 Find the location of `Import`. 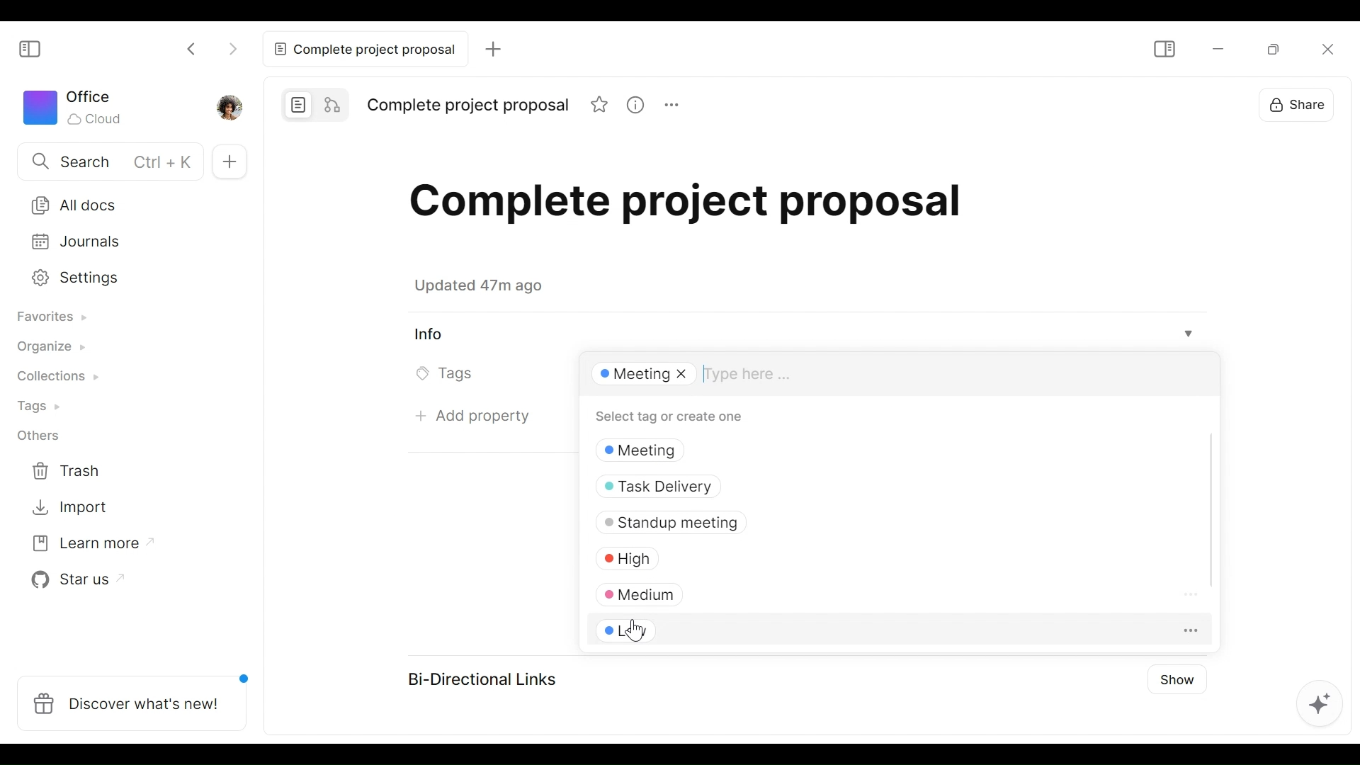

Import is located at coordinates (74, 509).